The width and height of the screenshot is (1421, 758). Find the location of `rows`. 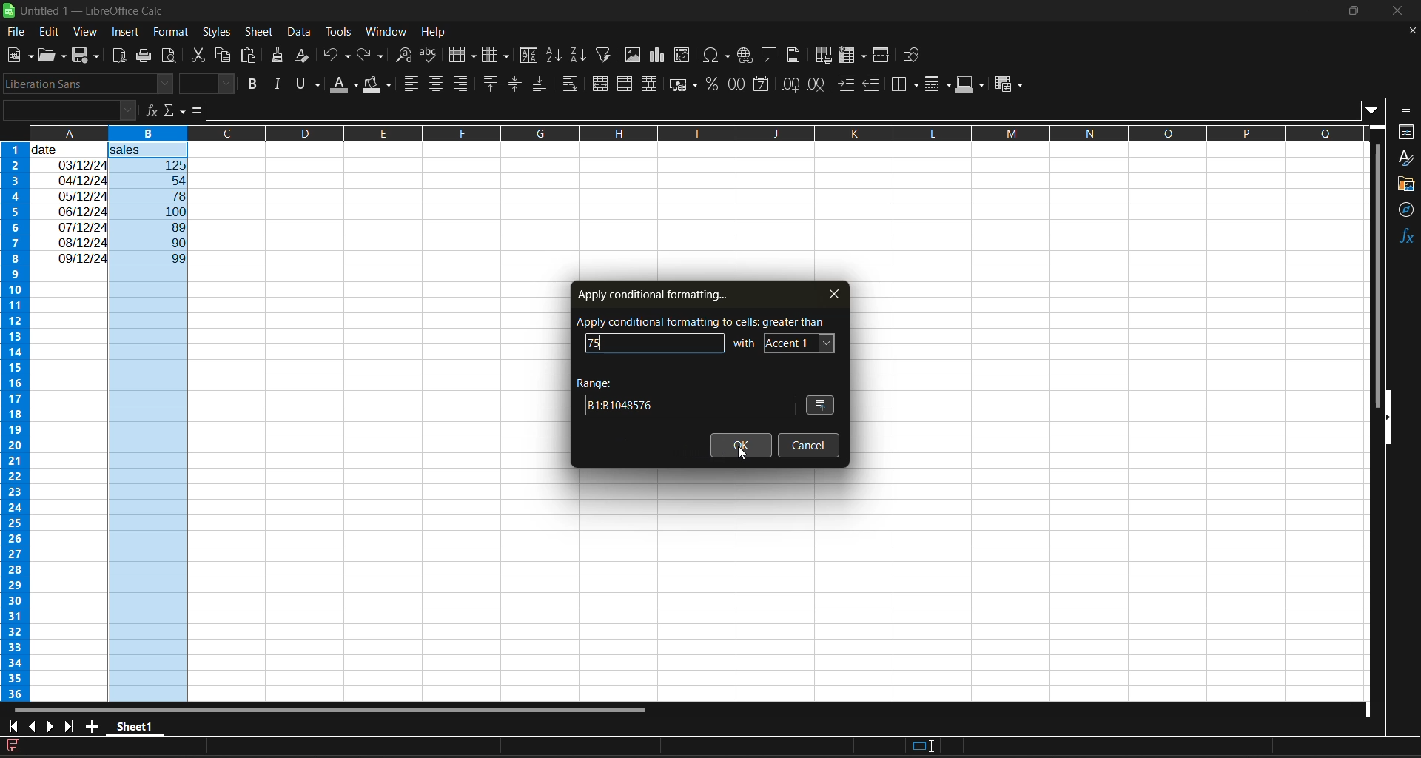

rows is located at coordinates (679, 133).